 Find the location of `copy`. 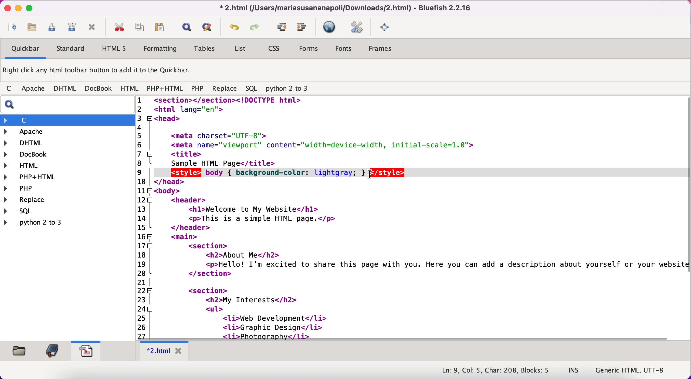

copy is located at coordinates (140, 27).